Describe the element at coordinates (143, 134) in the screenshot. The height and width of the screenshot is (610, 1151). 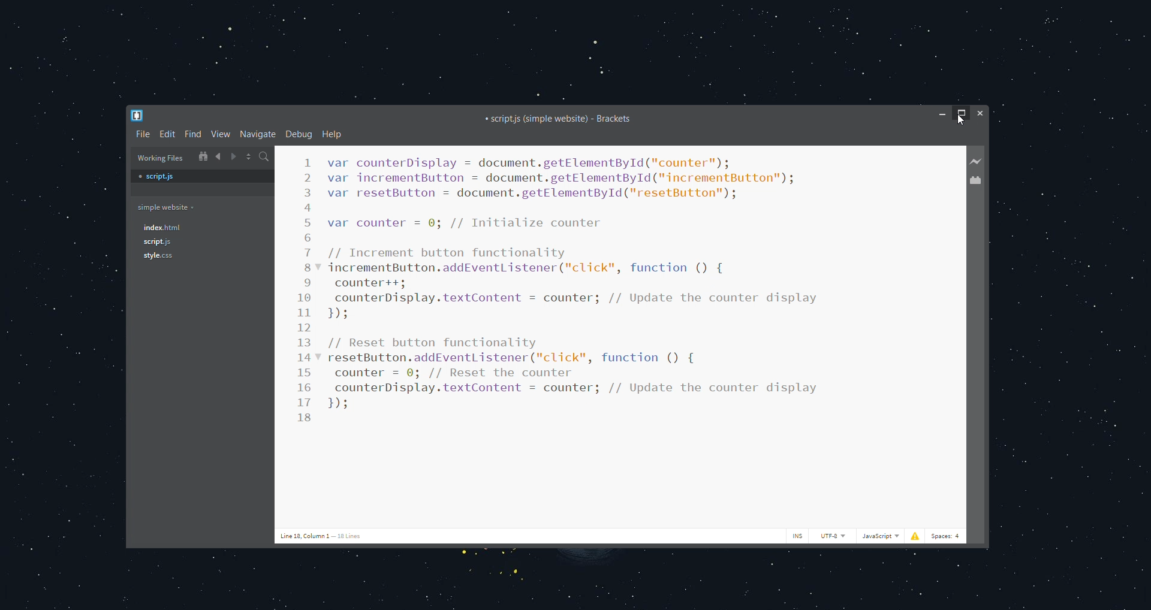
I see `file` at that location.